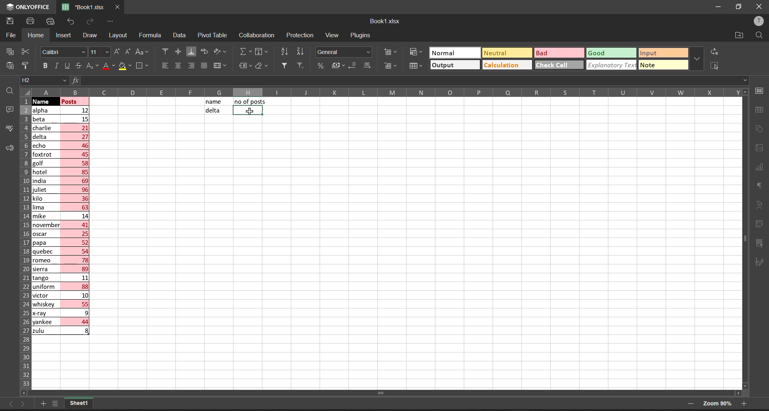  I want to click on close, so click(758, 7).